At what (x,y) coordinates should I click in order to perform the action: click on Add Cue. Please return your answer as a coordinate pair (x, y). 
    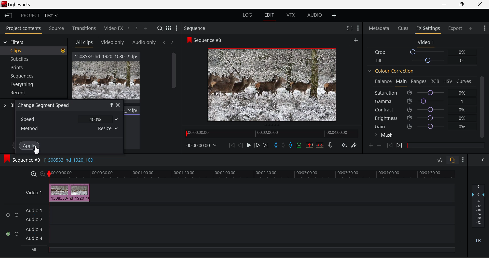
    Looking at the image, I should click on (299, 145).